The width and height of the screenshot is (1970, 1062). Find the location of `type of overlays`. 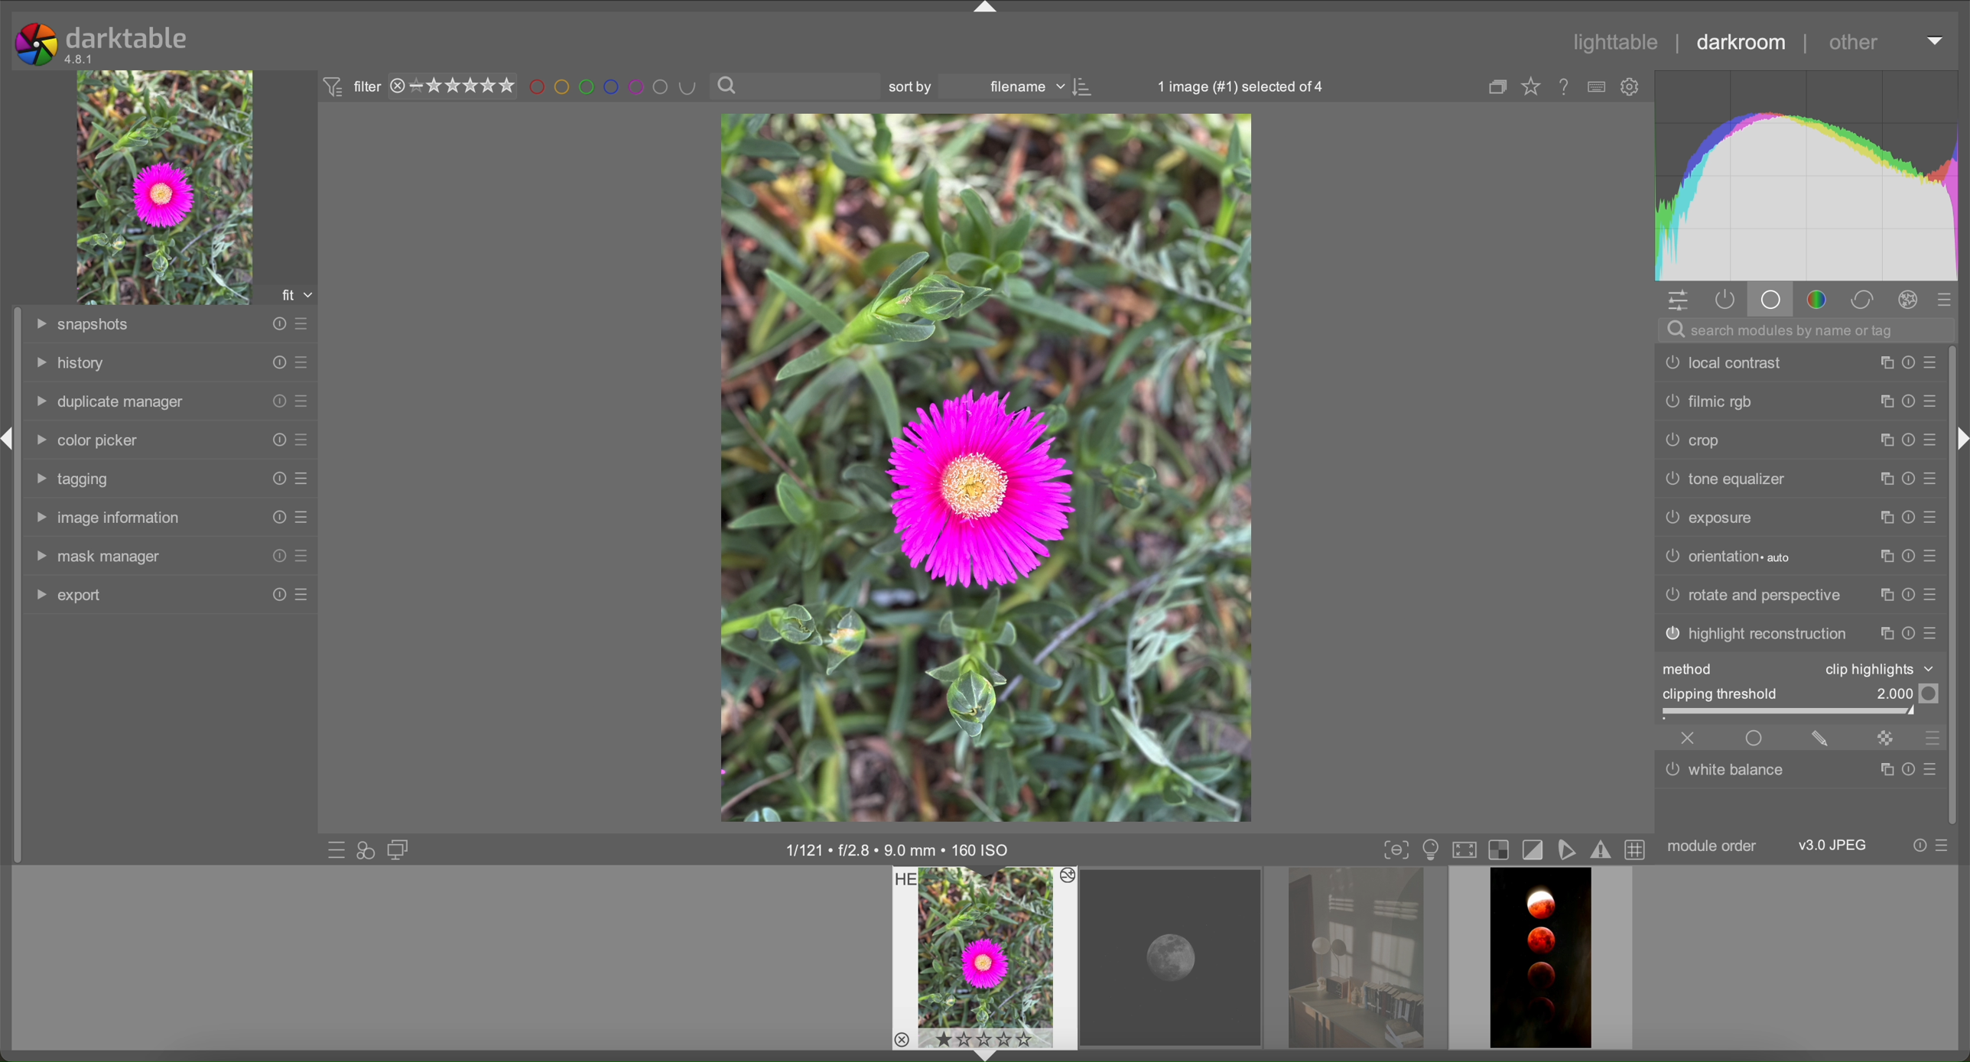

type of overlays is located at coordinates (1598, 87).